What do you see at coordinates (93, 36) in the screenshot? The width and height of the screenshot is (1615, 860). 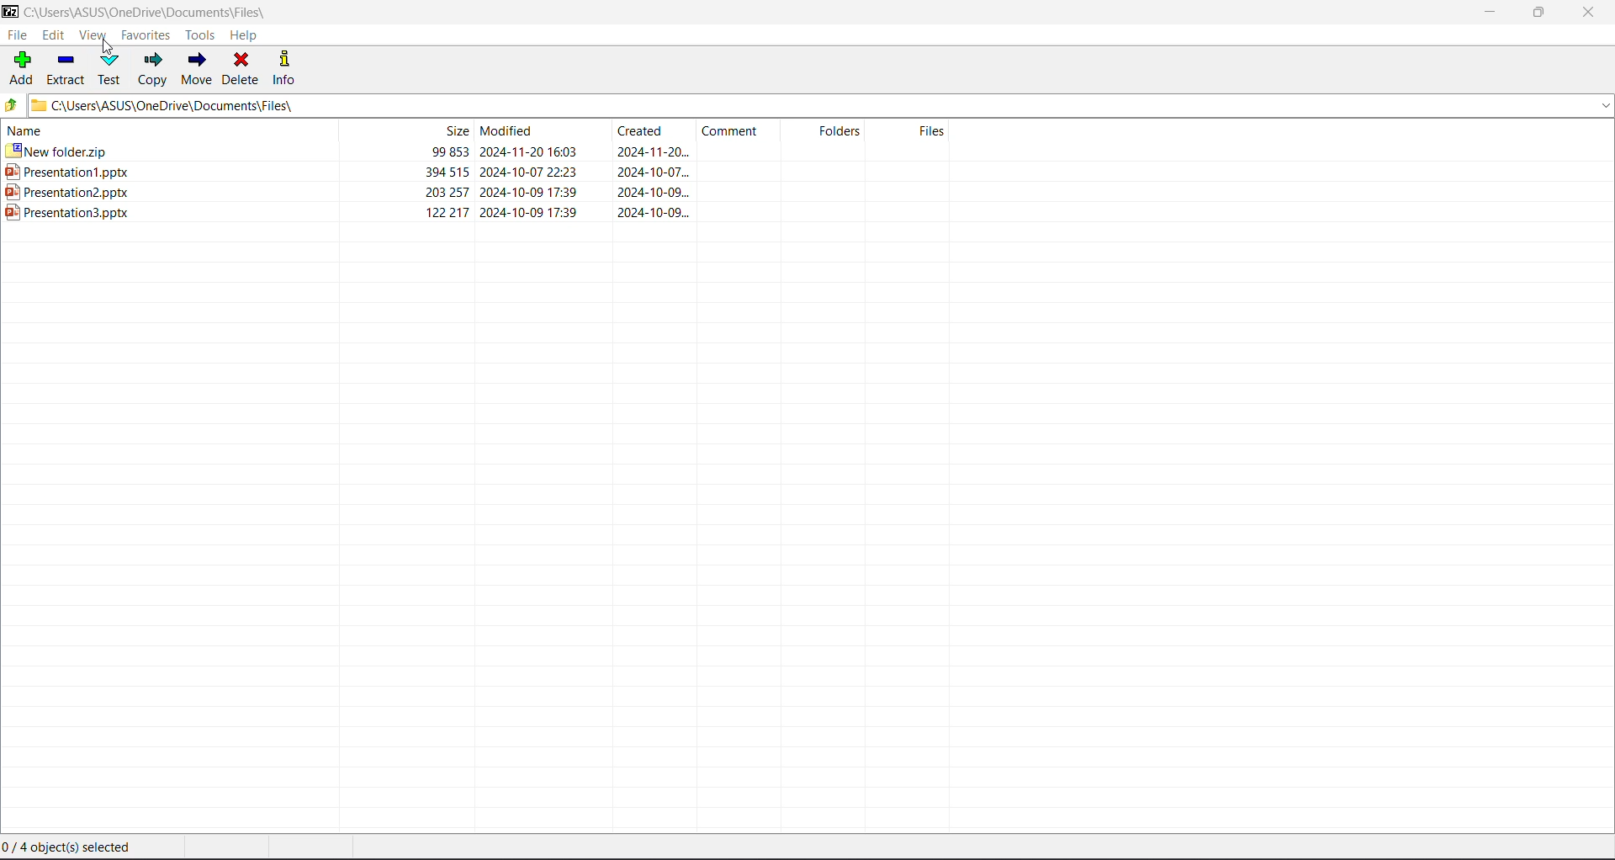 I see `View` at bounding box center [93, 36].